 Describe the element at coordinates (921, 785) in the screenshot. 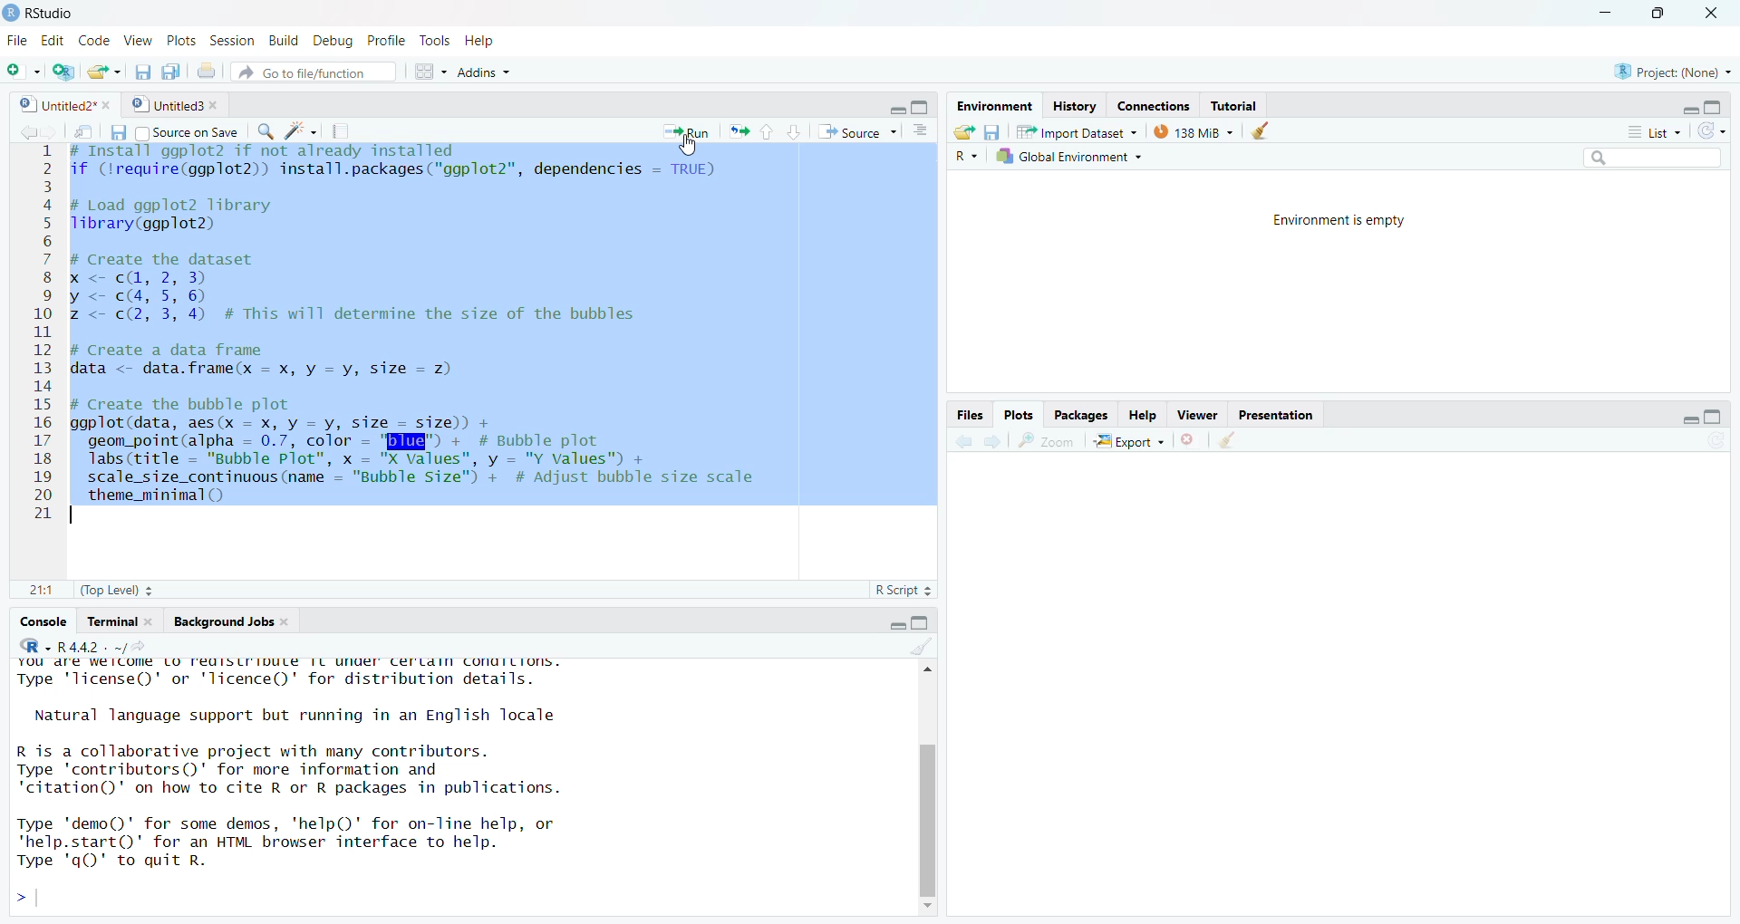

I see `scrollbar` at that location.